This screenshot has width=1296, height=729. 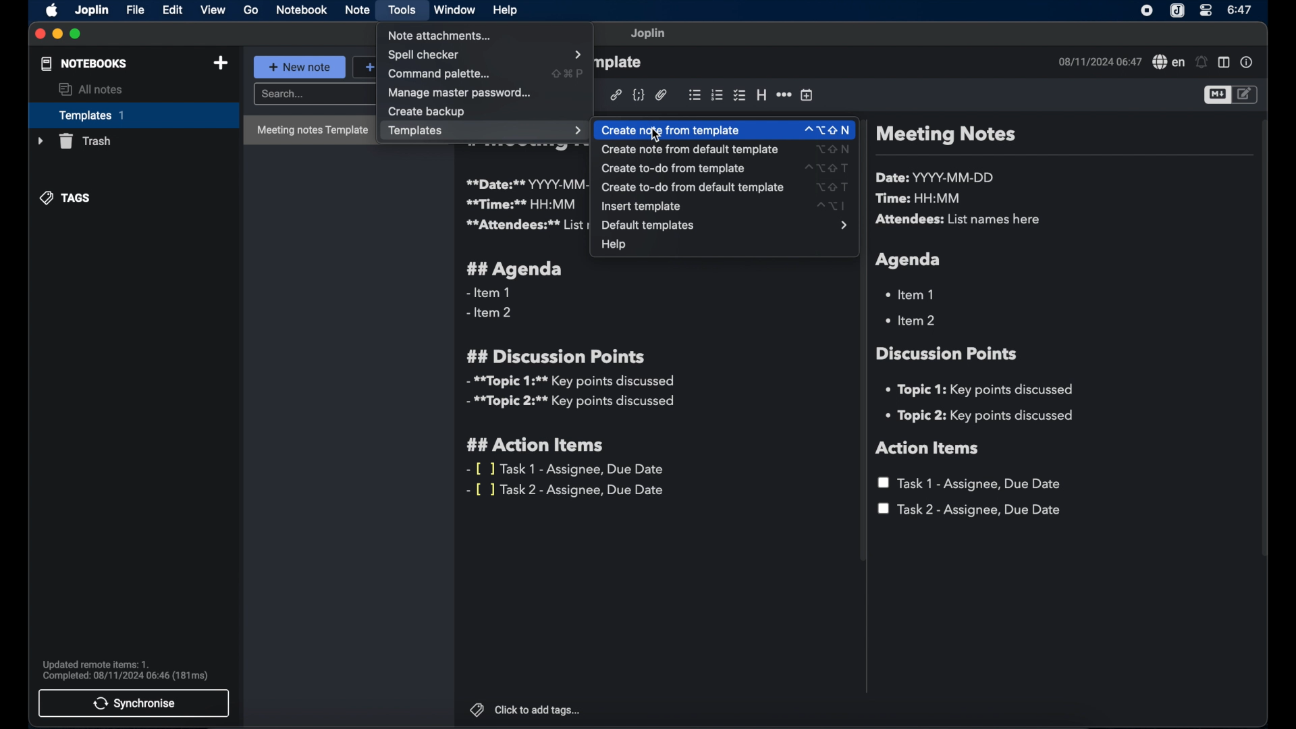 What do you see at coordinates (912, 320) in the screenshot?
I see `item 2` at bounding box center [912, 320].